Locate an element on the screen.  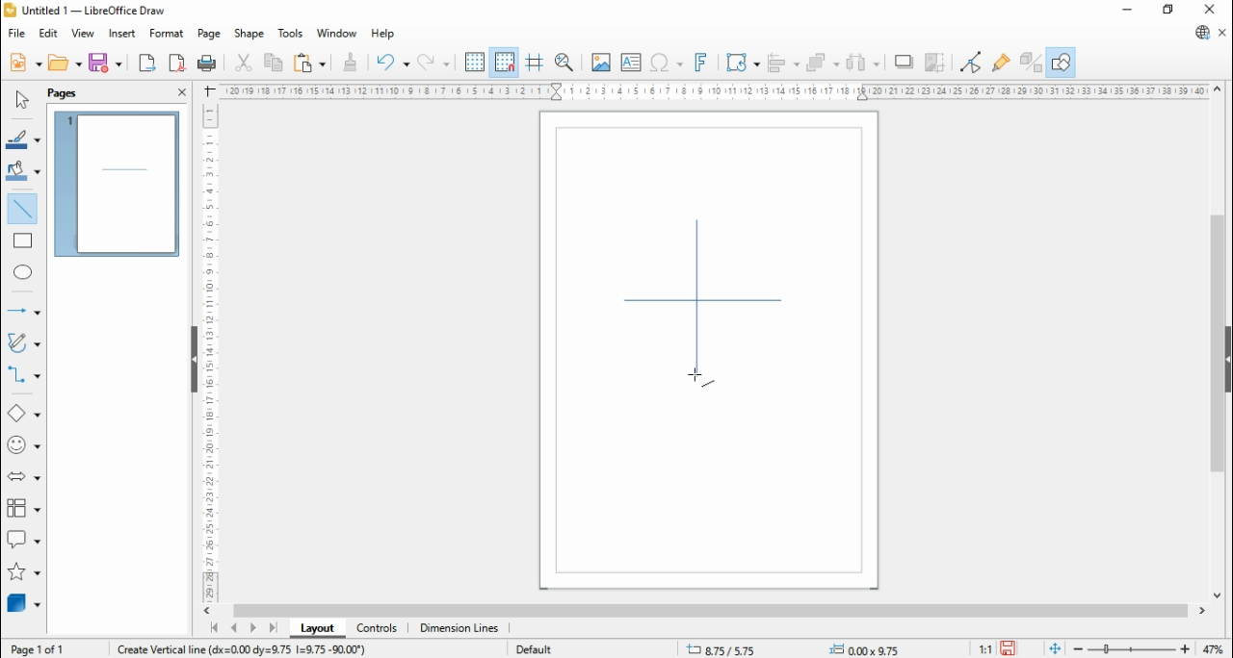
flowchart is located at coordinates (23, 509).